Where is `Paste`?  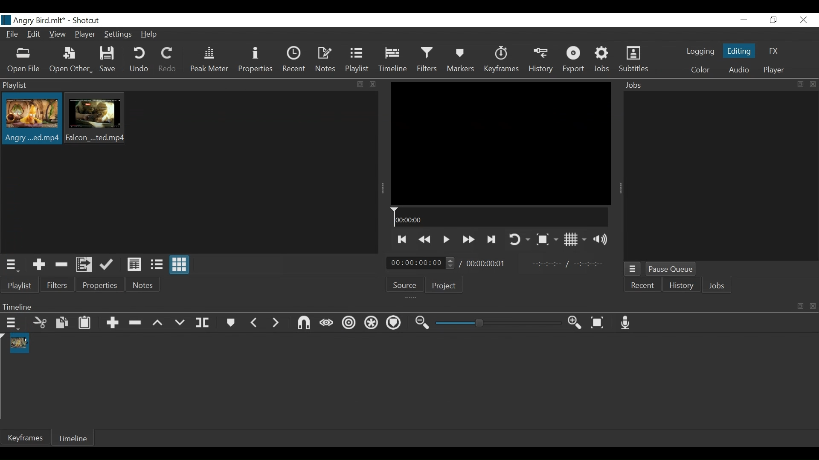
Paste is located at coordinates (86, 324).